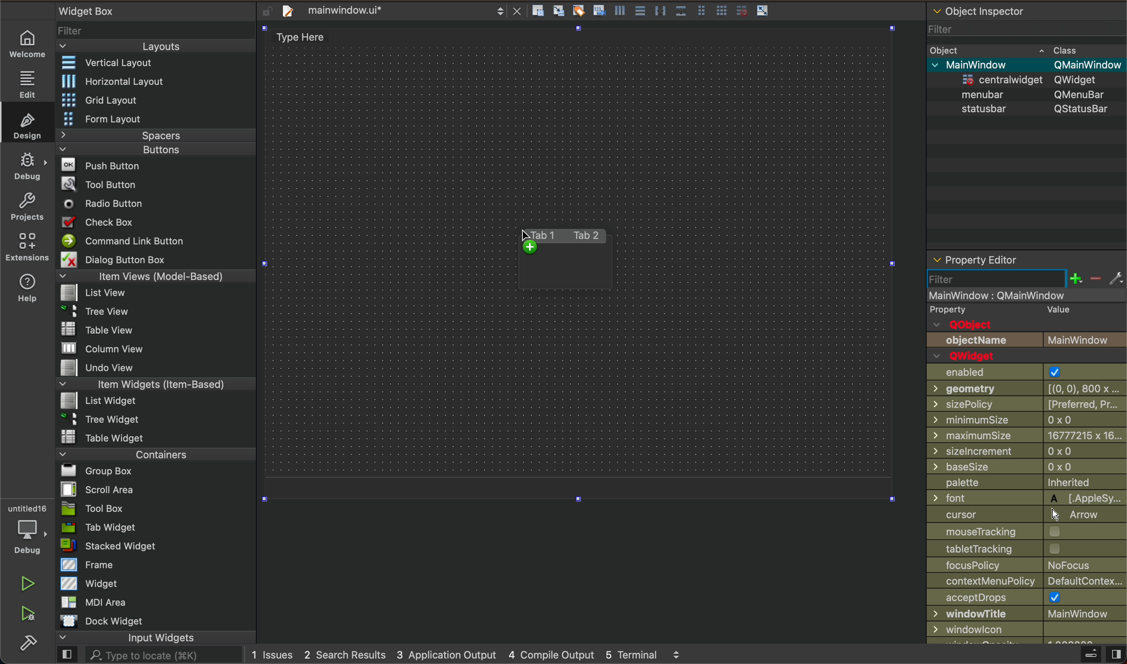  What do you see at coordinates (944, 48) in the screenshot?
I see `Obiect` at bounding box center [944, 48].